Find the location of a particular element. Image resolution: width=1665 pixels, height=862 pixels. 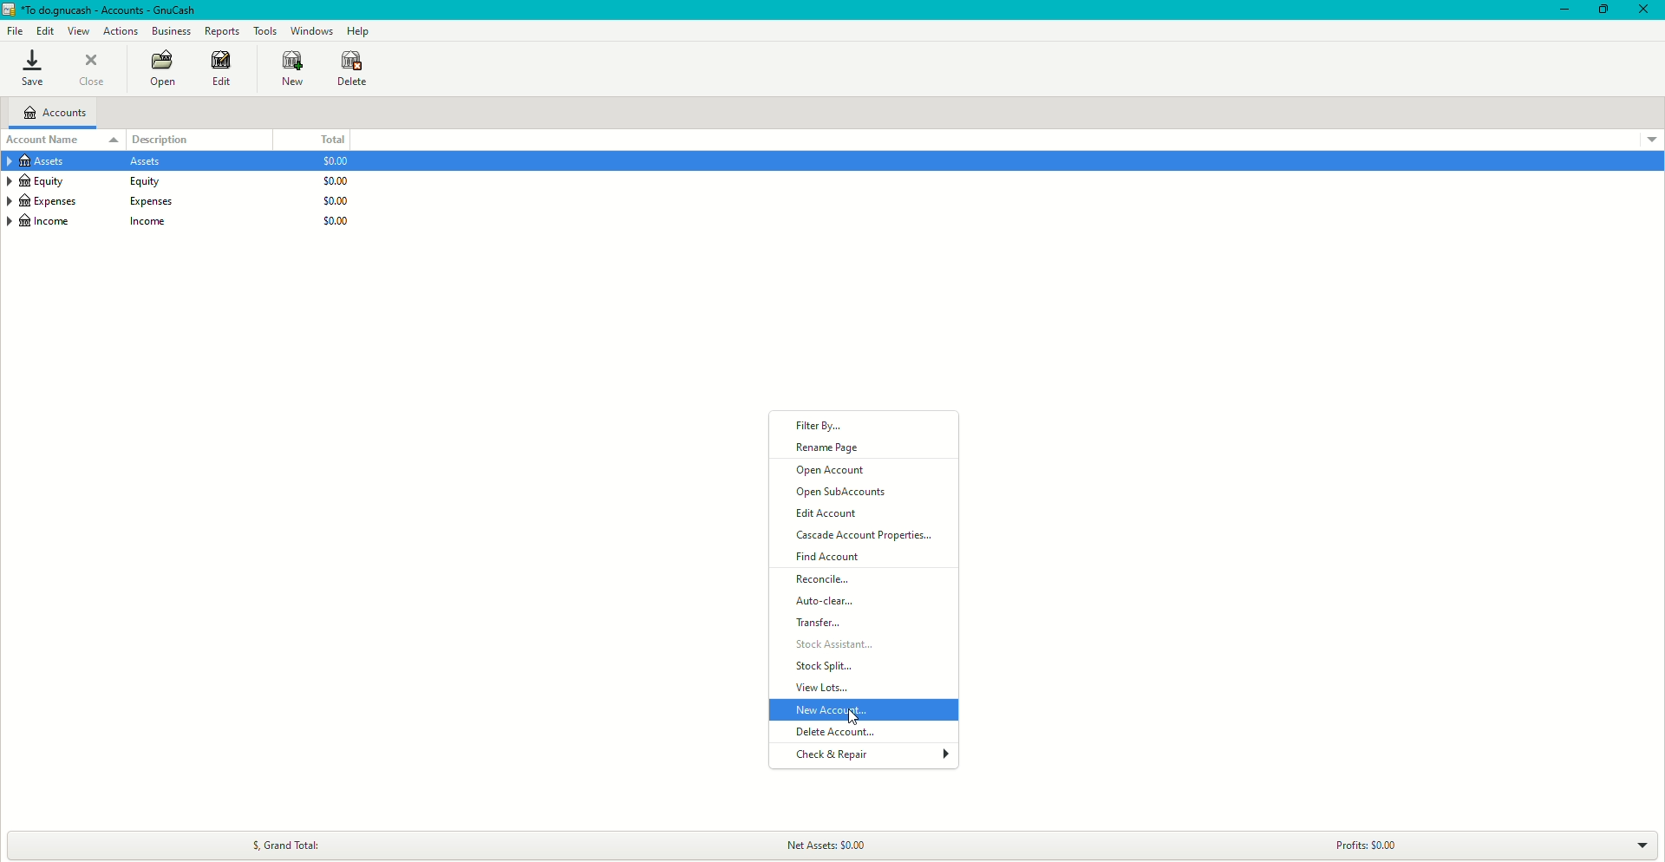

Close is located at coordinates (1643, 10).